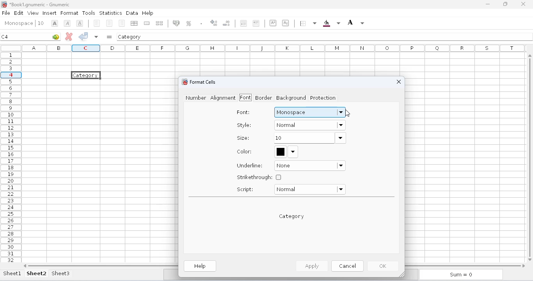  What do you see at coordinates (214, 23) in the screenshot?
I see `increase the number of decimals displayed` at bounding box center [214, 23].